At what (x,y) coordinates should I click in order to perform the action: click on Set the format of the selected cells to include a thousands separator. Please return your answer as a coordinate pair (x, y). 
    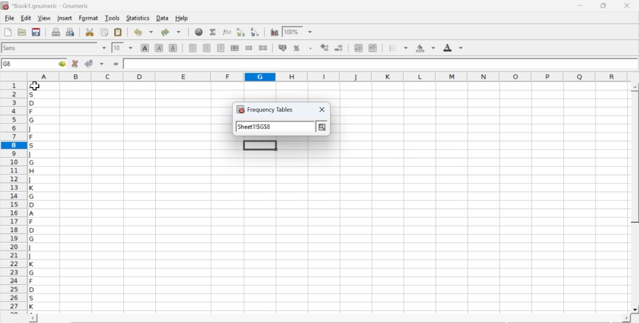
    Looking at the image, I should click on (310, 48).